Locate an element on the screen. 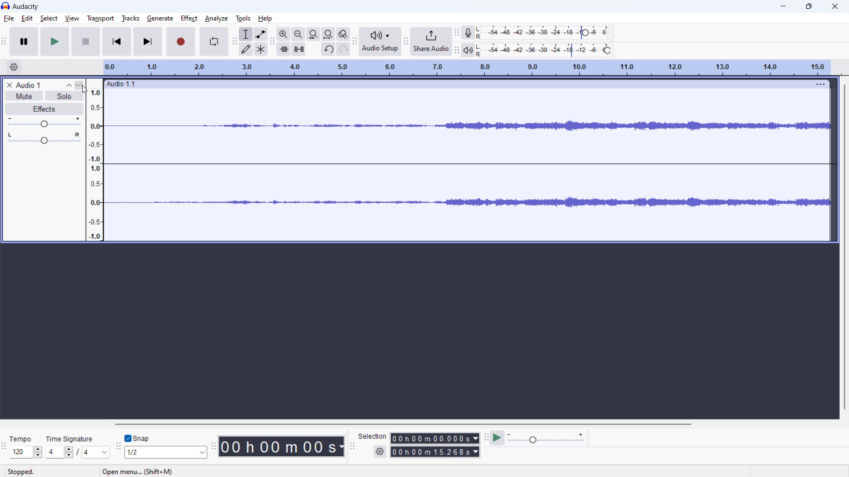 The image size is (849, 477). amplitude is located at coordinates (94, 159).